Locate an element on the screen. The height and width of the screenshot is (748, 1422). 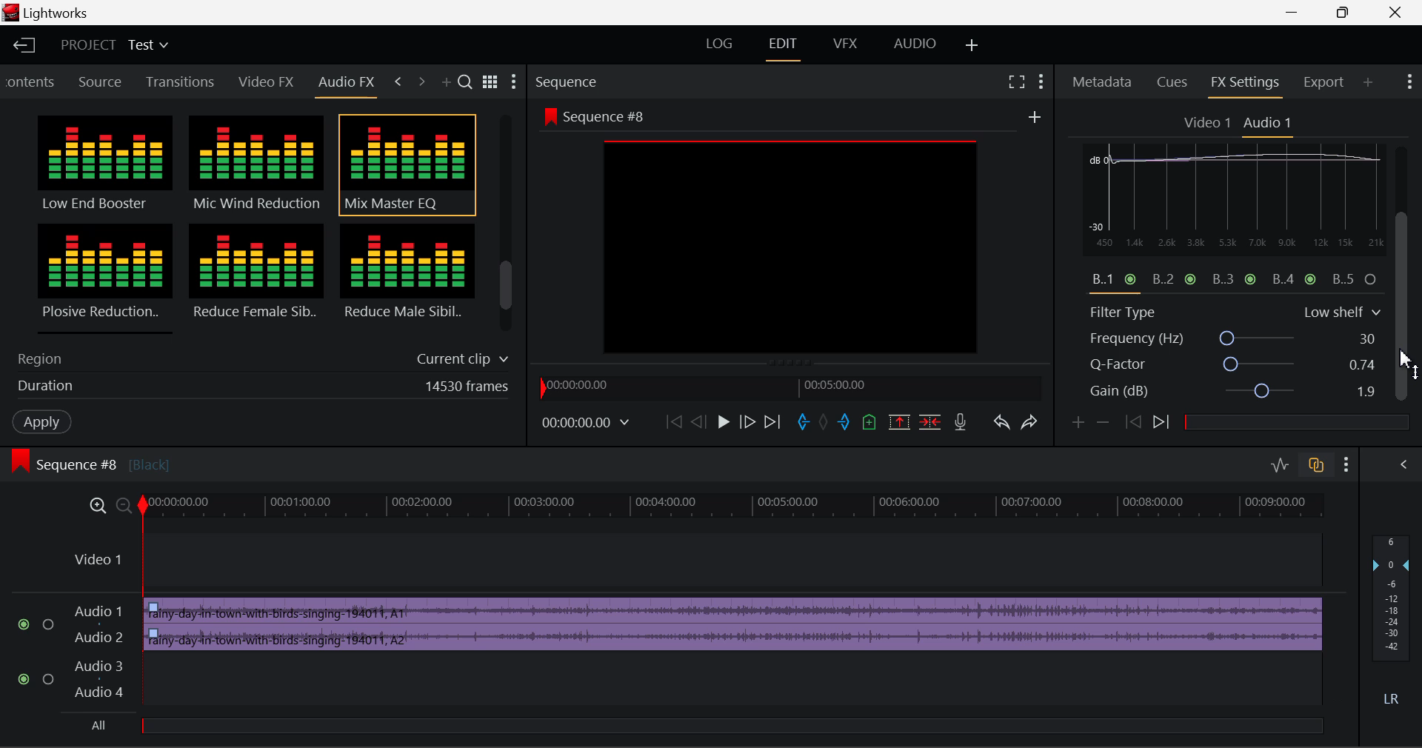
Close is located at coordinates (1388, 13).